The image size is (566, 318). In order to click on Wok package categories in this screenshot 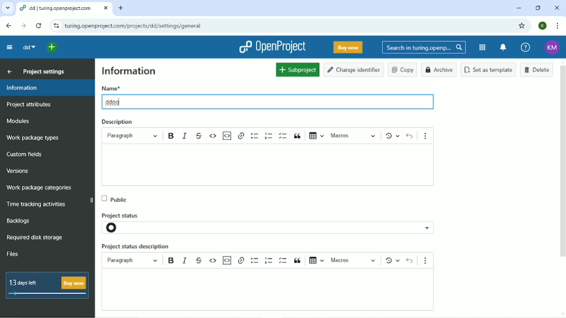, I will do `click(39, 188)`.